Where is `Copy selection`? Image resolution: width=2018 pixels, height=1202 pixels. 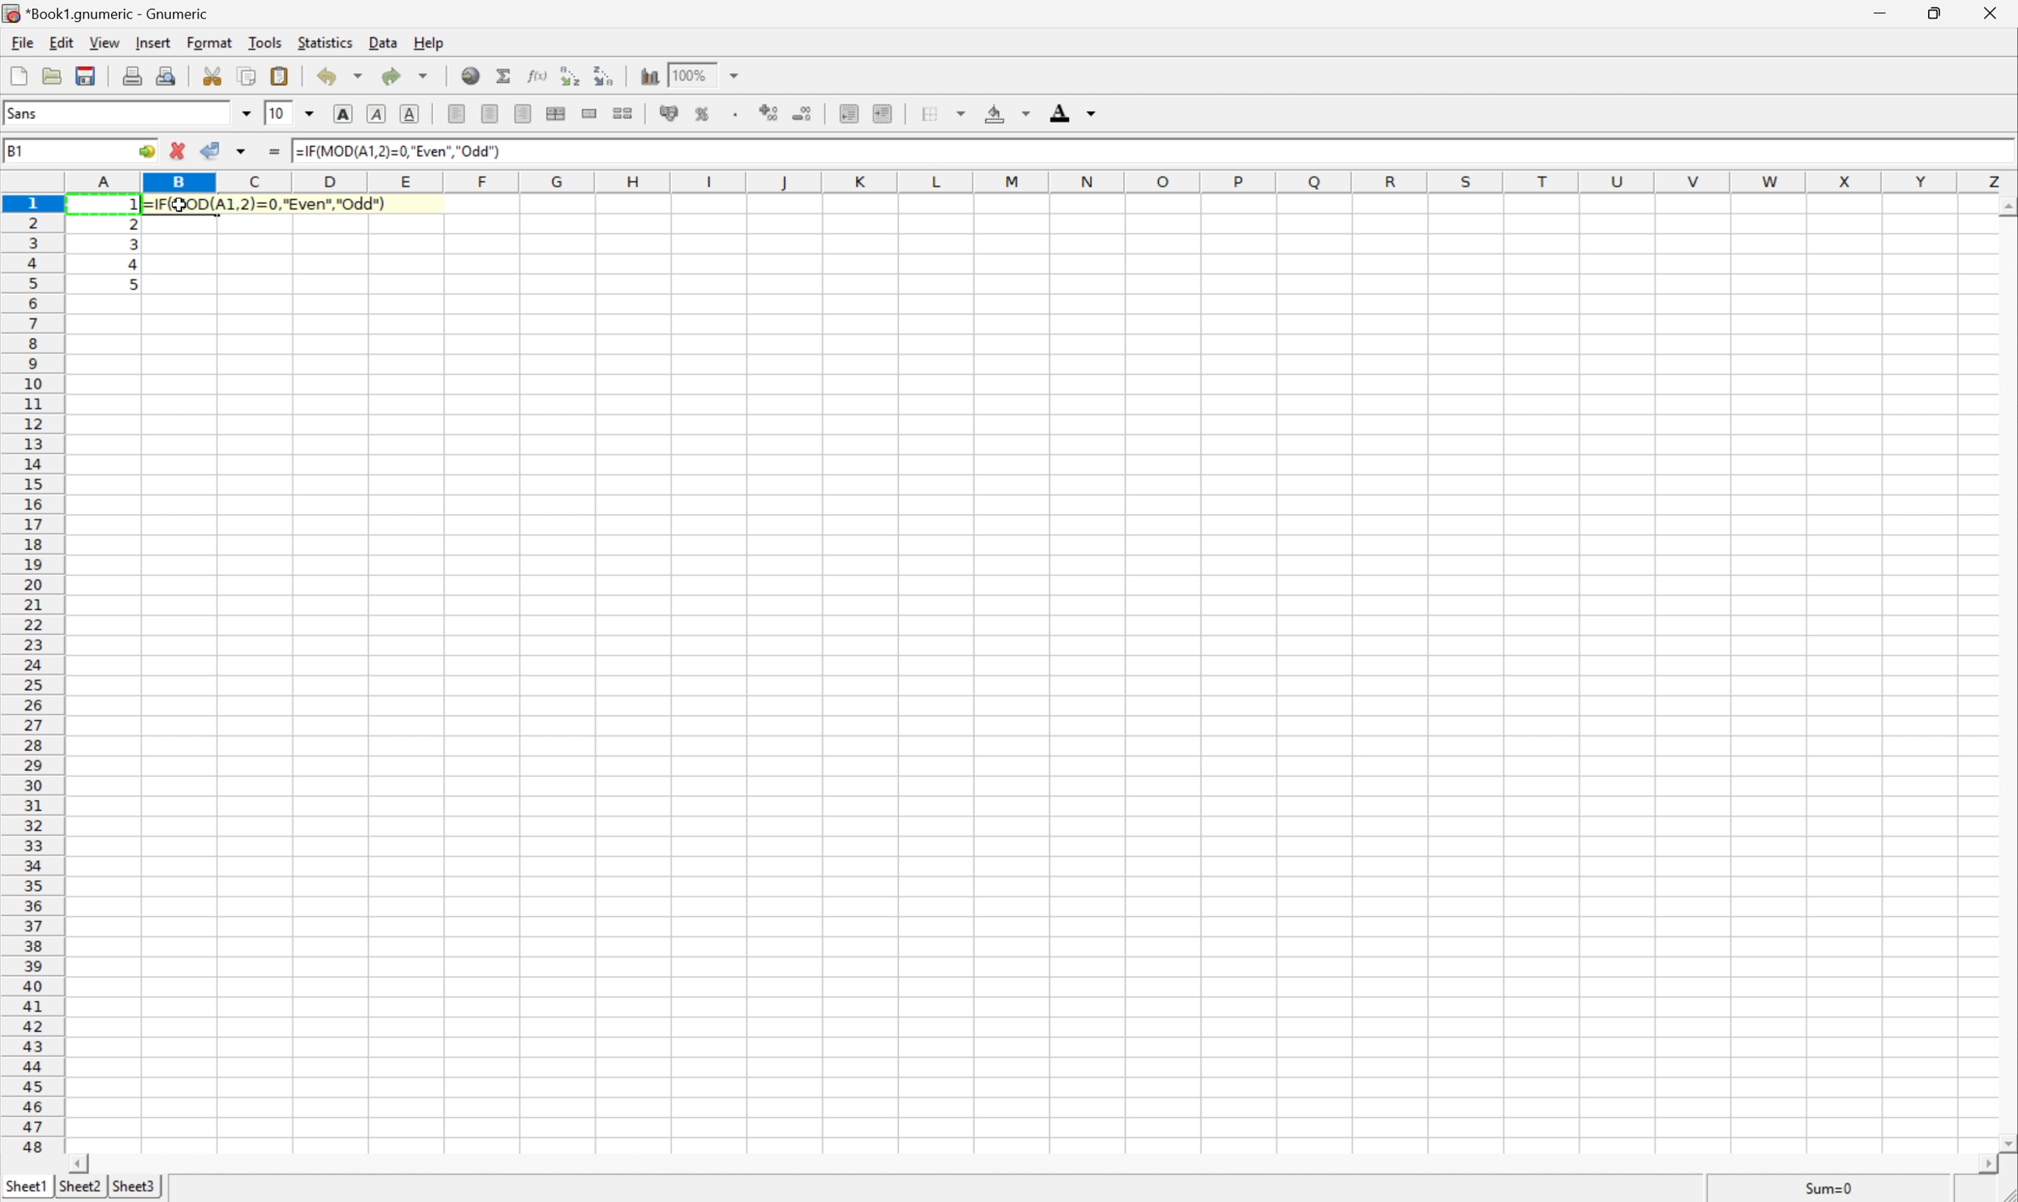
Copy selection is located at coordinates (246, 75).